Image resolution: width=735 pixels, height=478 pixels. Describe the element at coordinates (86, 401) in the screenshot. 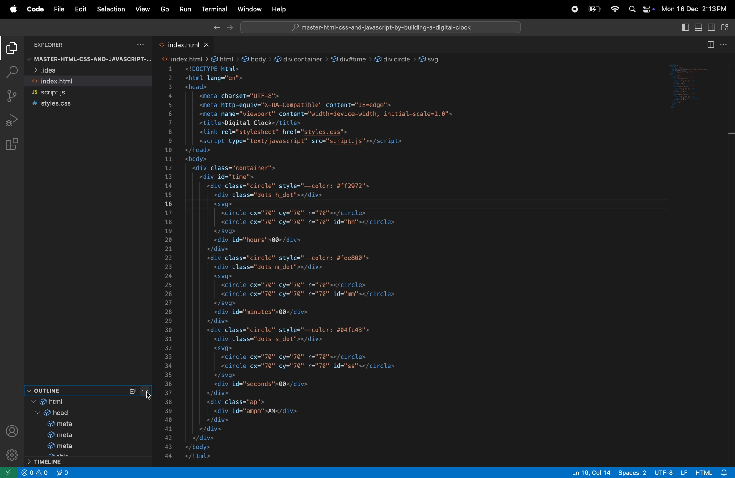

I see `html` at that location.